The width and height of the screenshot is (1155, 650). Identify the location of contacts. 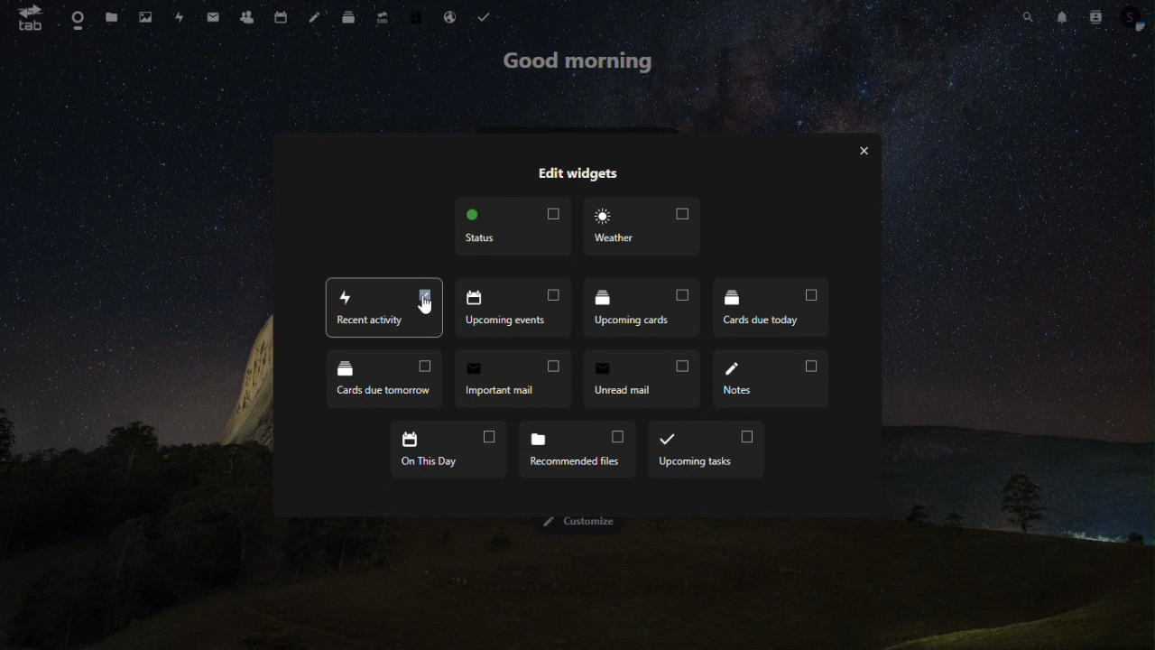
(1095, 18).